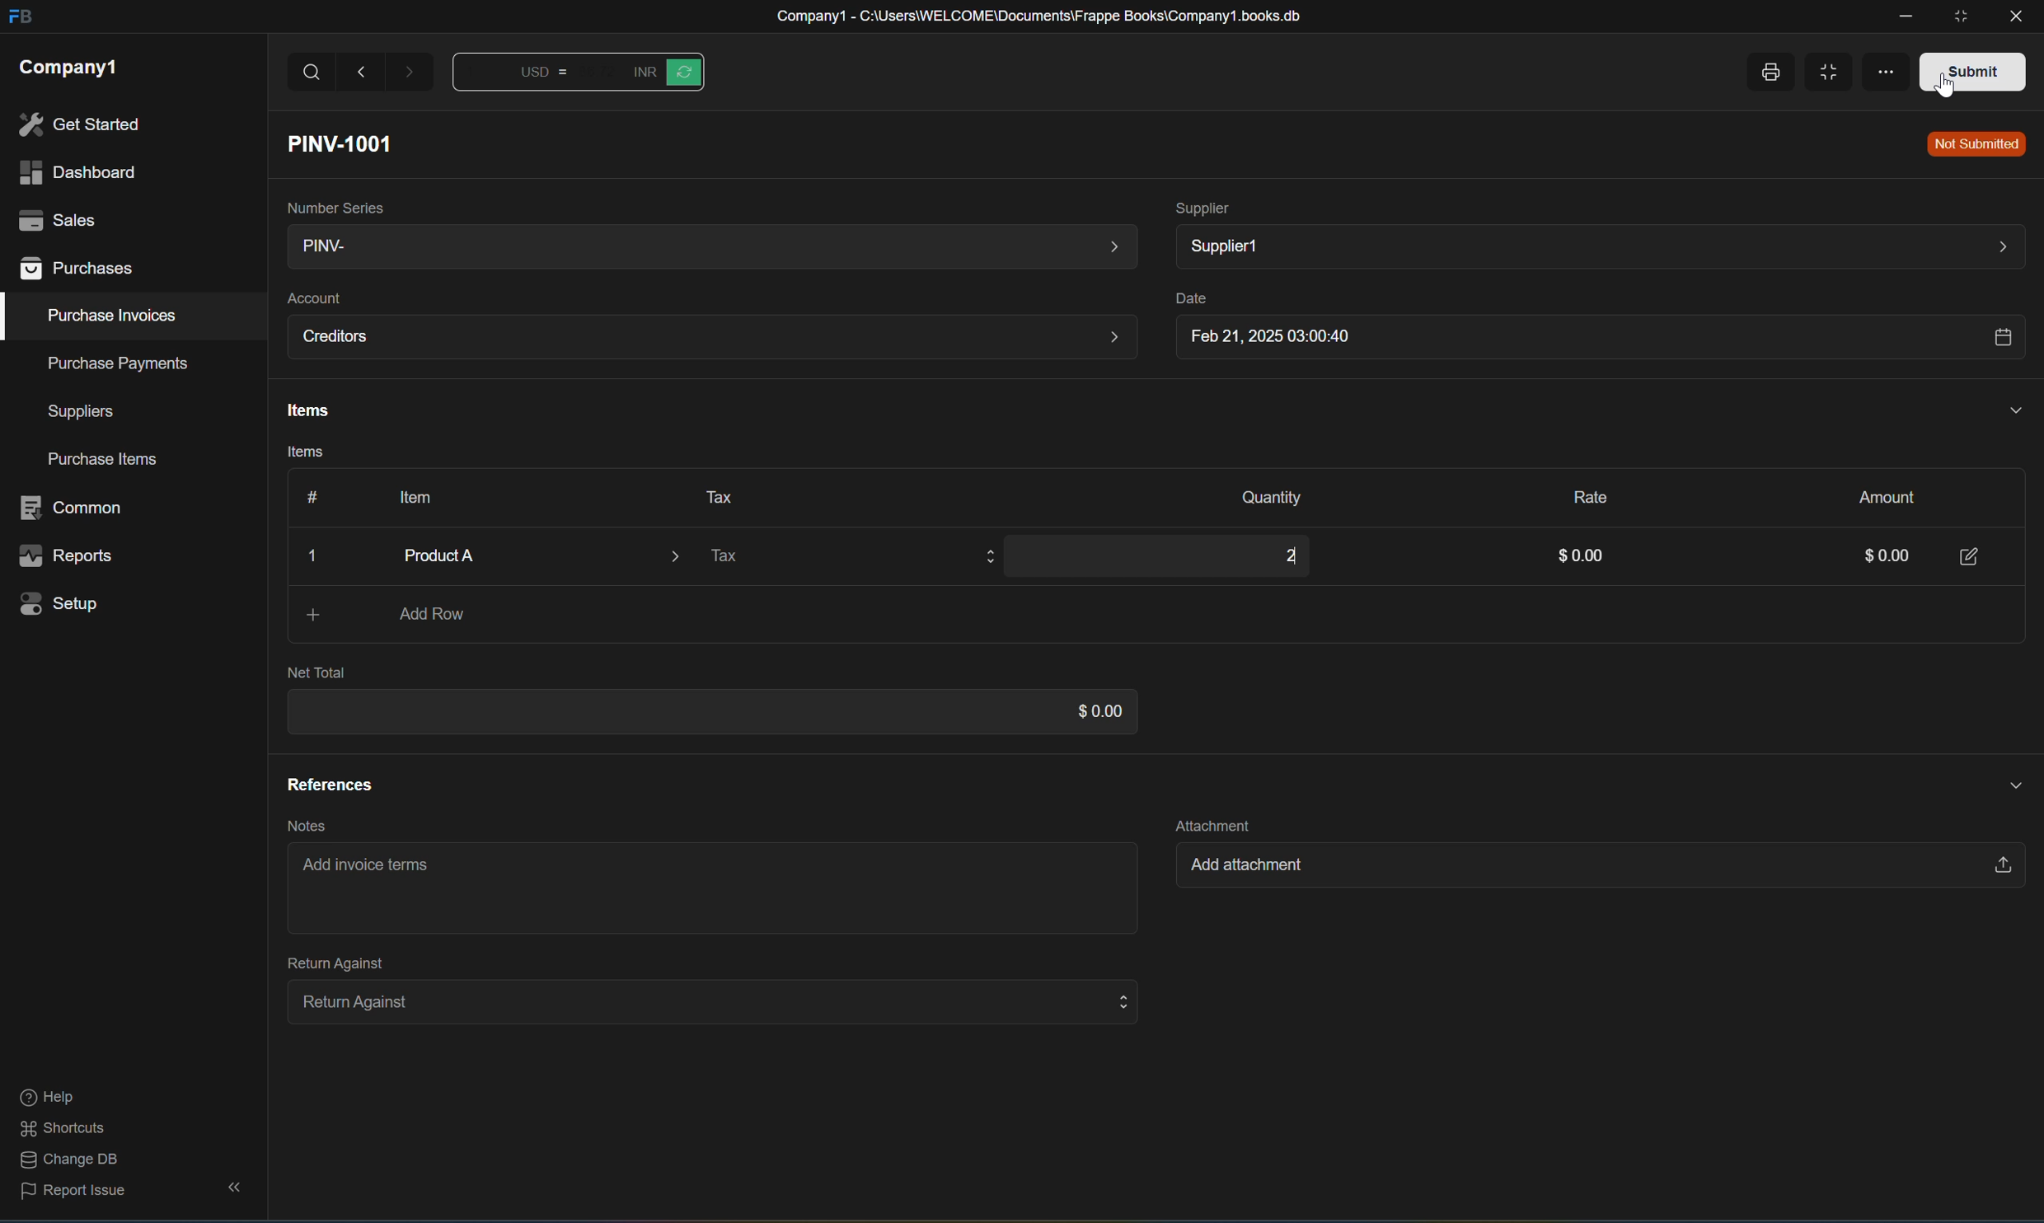  Describe the element at coordinates (435, 616) in the screenshot. I see `Add Row` at that location.